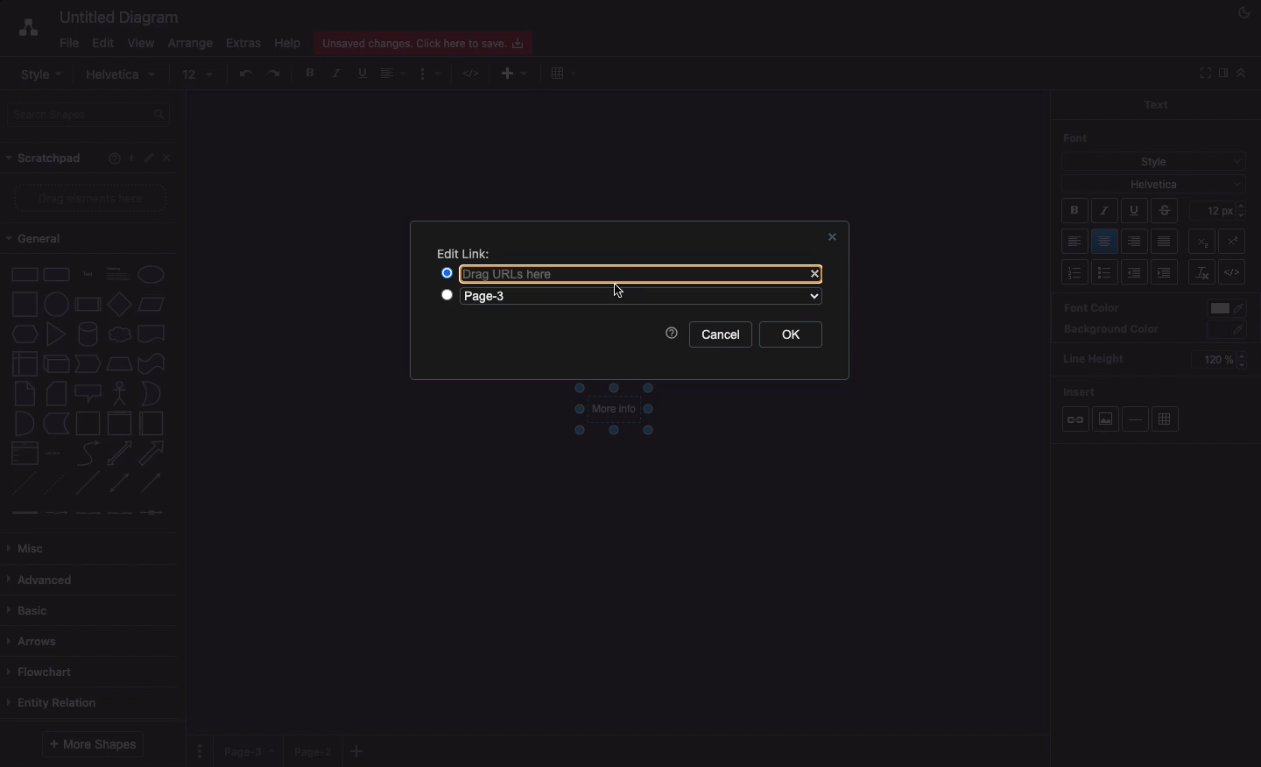 Image resolution: width=1261 pixels, height=767 pixels. What do you see at coordinates (120, 334) in the screenshot?
I see `cloud` at bounding box center [120, 334].